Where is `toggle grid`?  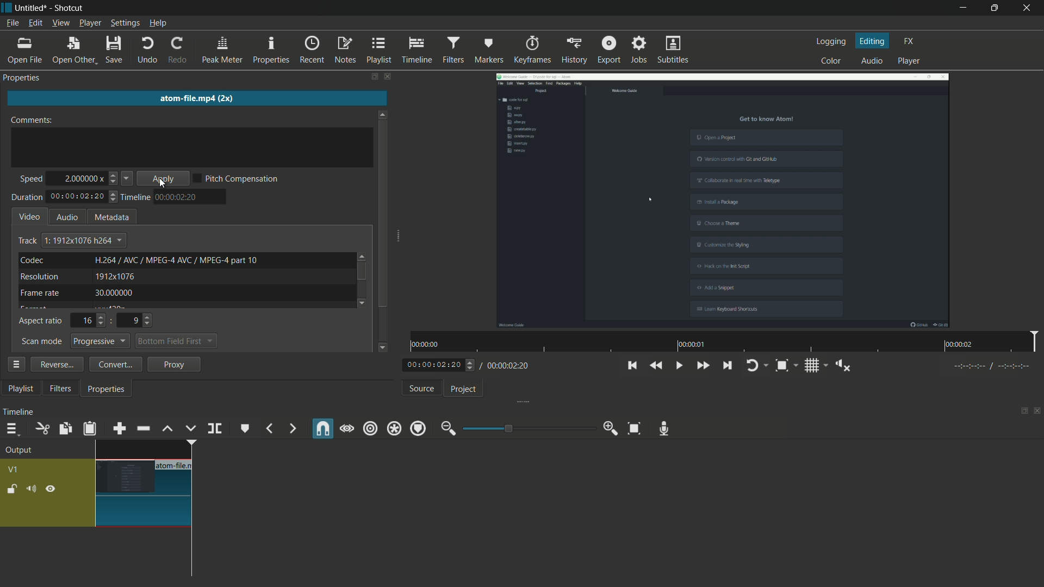 toggle grid is located at coordinates (811, 366).